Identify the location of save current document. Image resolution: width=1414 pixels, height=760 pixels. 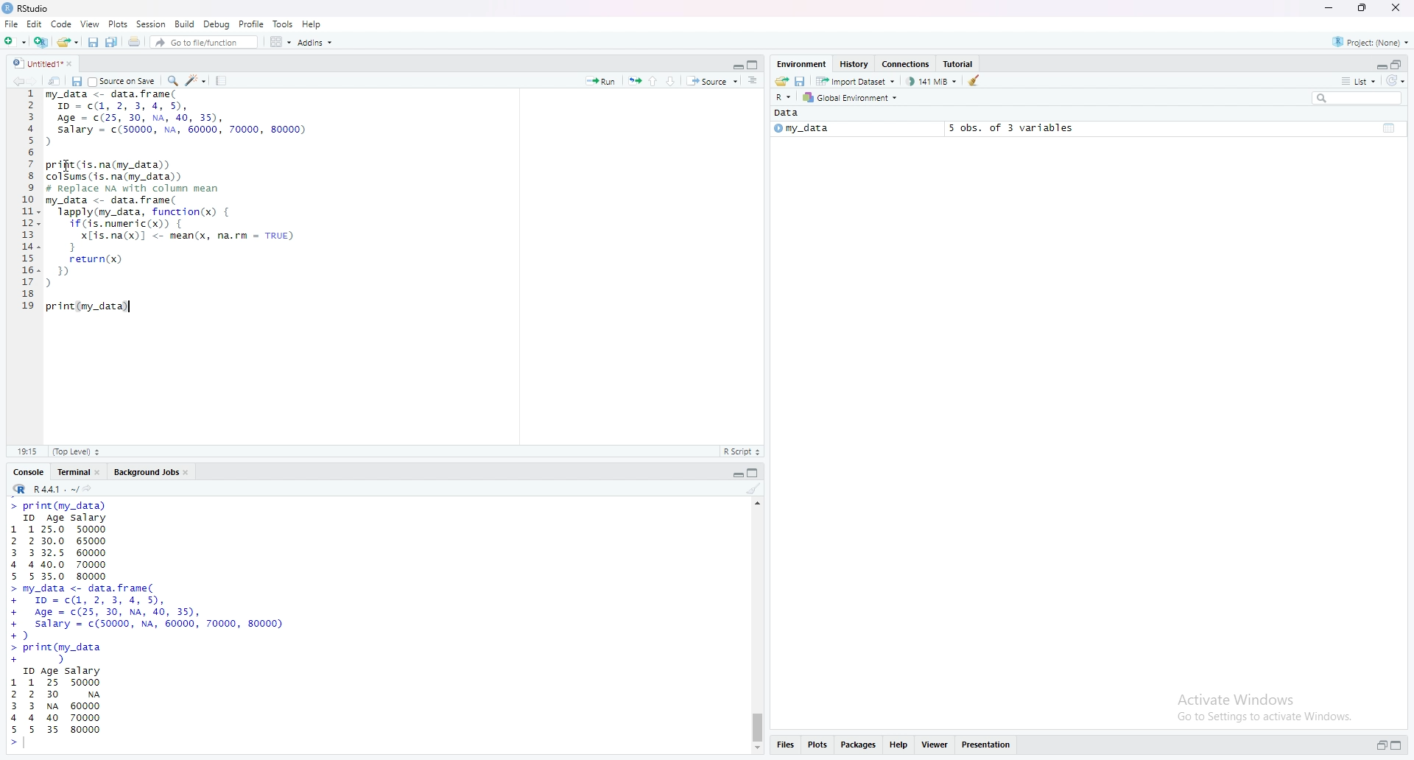
(92, 43).